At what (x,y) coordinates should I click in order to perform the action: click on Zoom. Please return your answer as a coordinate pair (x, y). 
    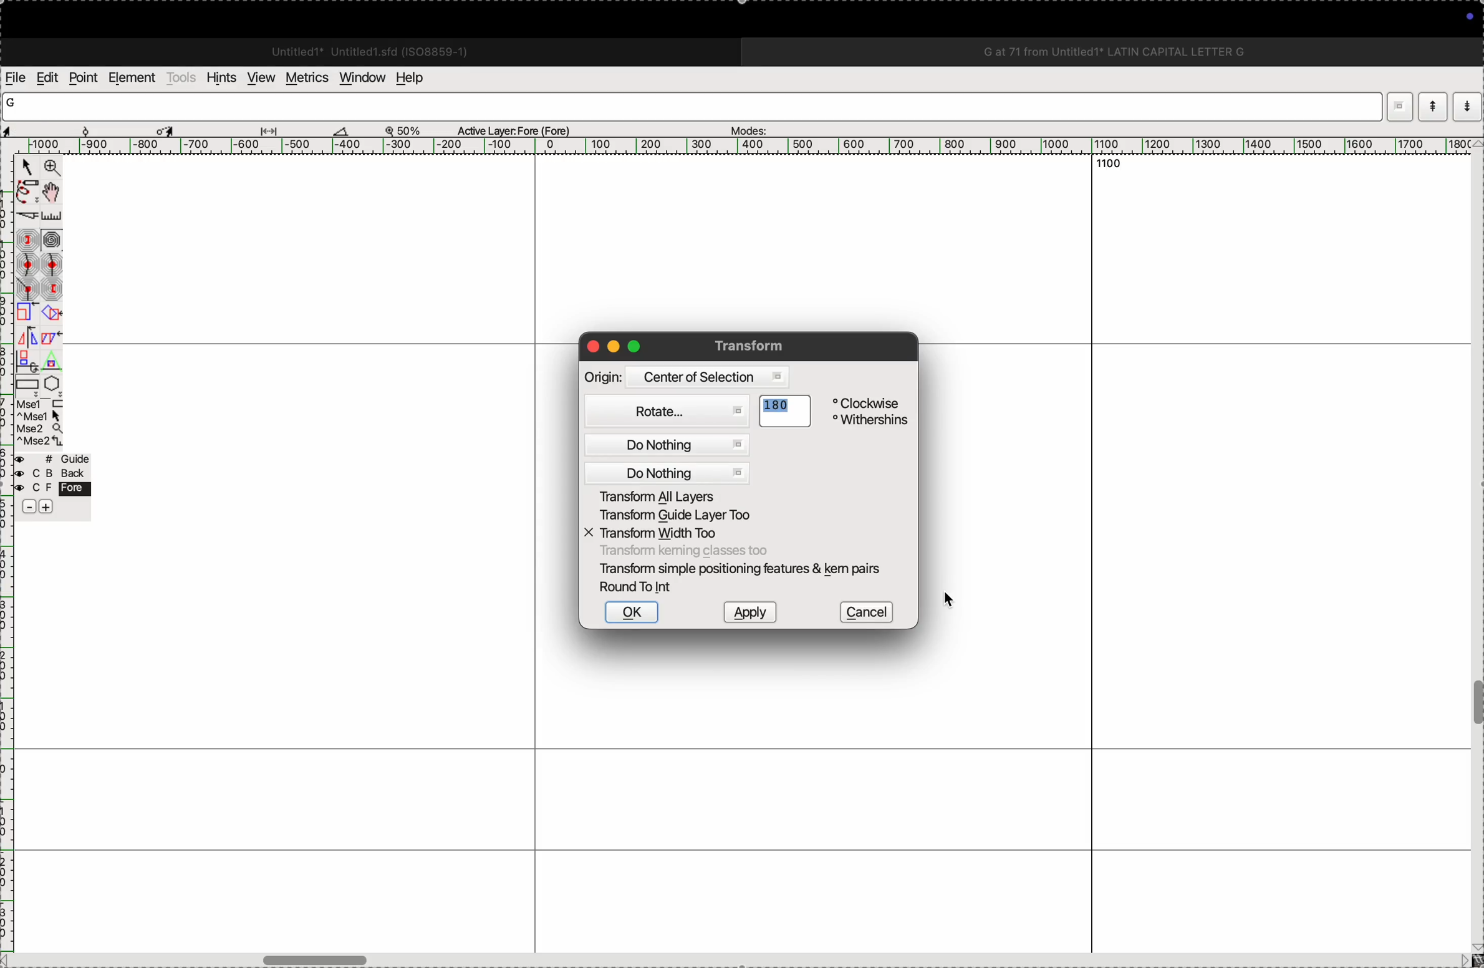
    Looking at the image, I should click on (51, 168).